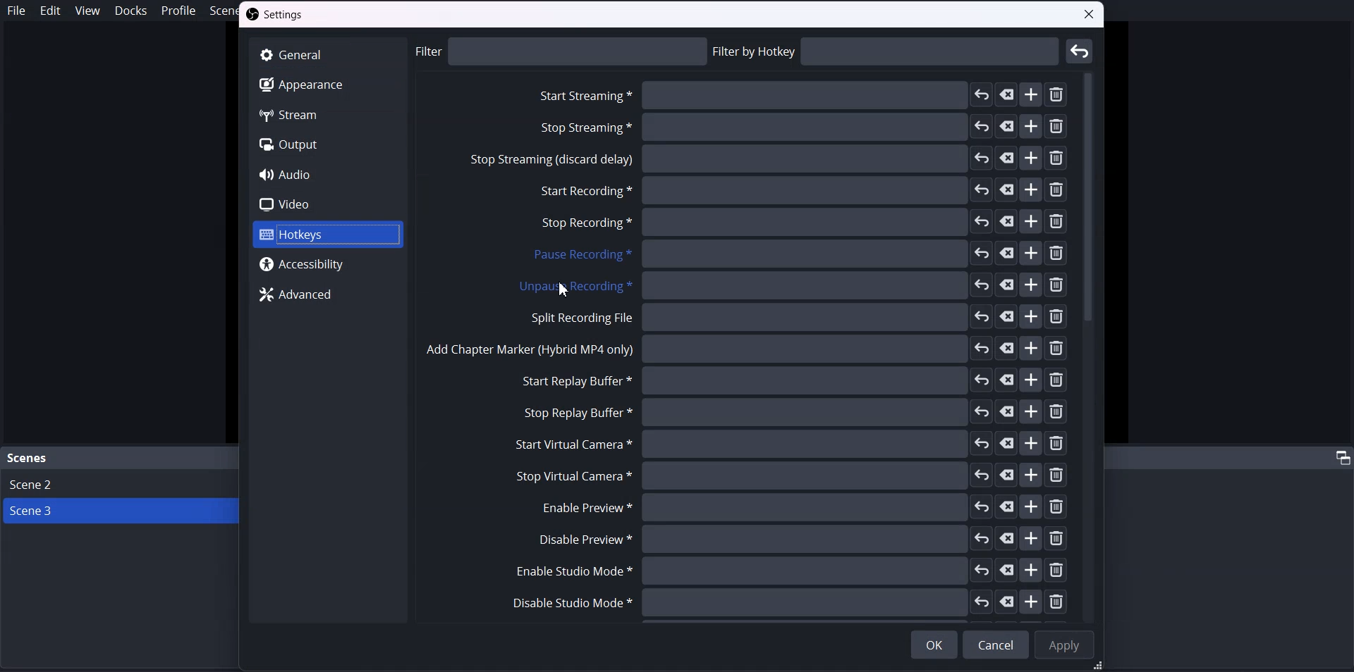 The height and width of the screenshot is (672, 1354). I want to click on Start recording, so click(803, 189).